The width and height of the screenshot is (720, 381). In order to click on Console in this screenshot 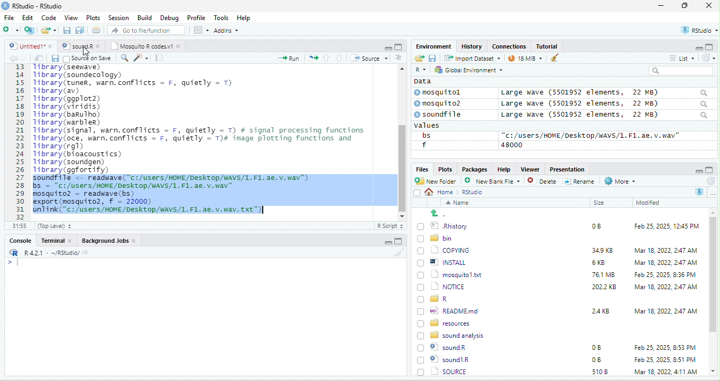, I will do `click(20, 240)`.